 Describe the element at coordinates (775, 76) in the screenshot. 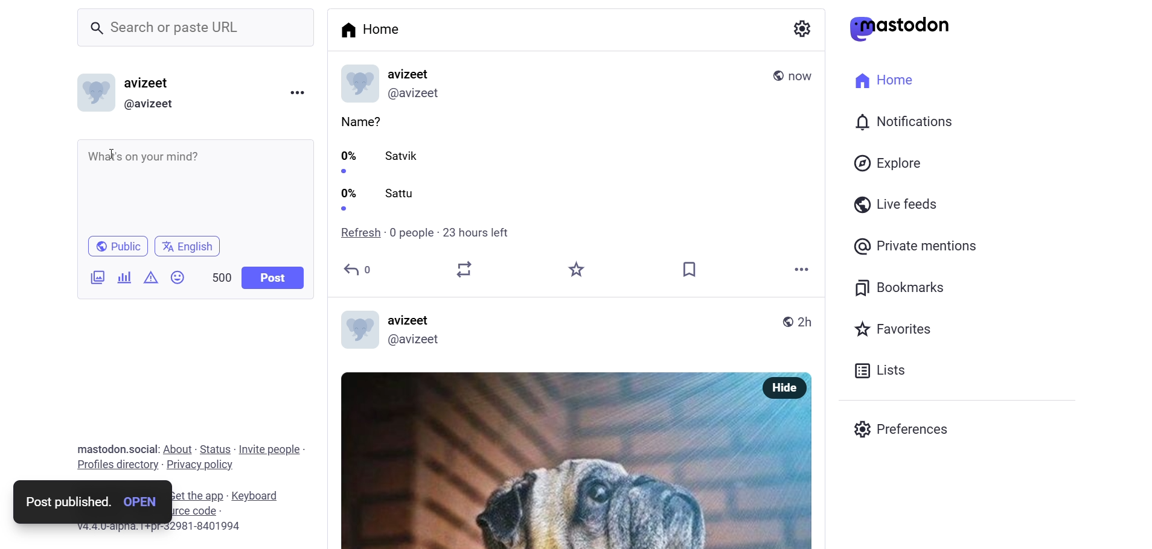

I see `public` at that location.